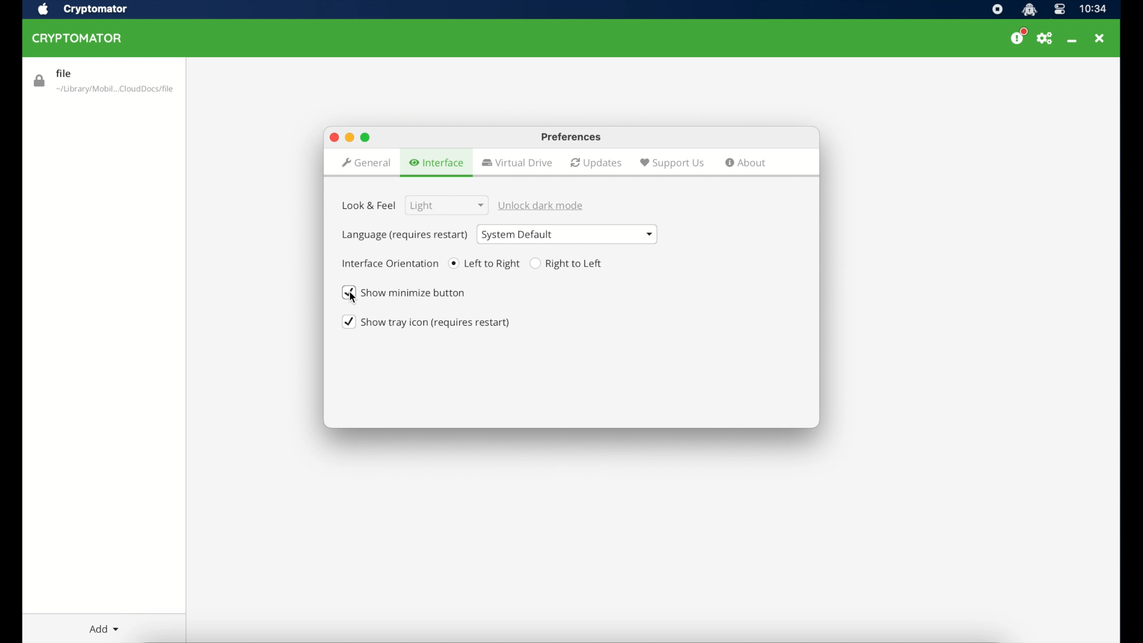  Describe the element at coordinates (404, 236) in the screenshot. I see `language` at that location.